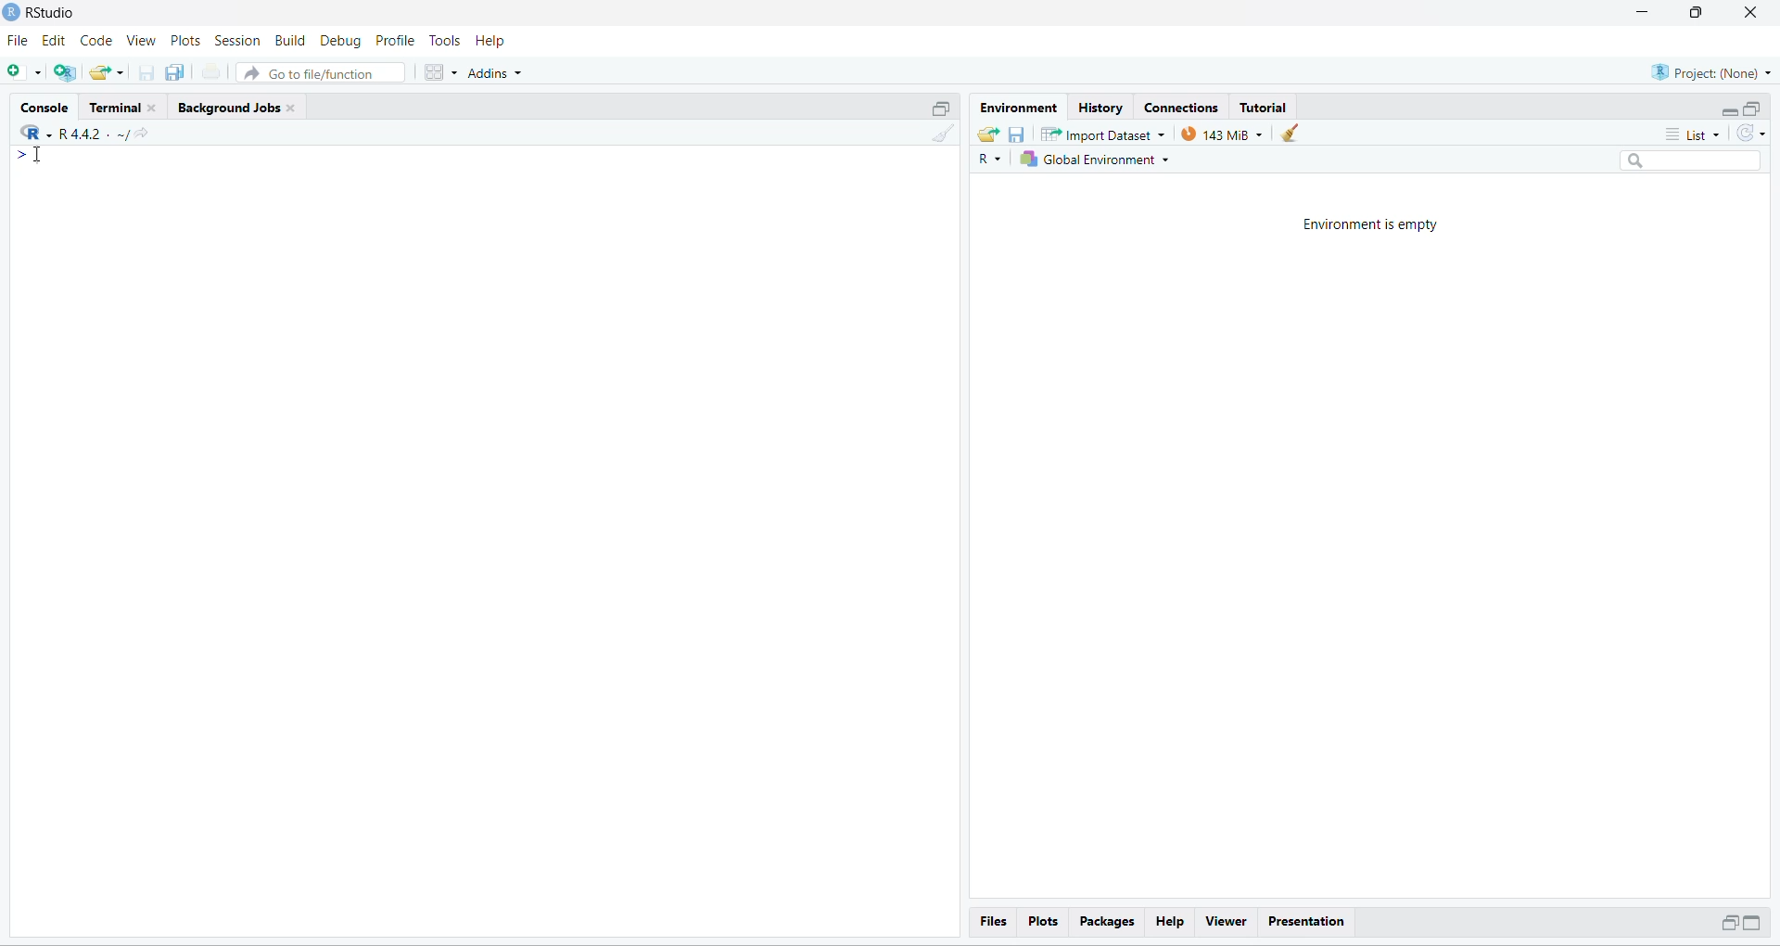  Describe the element at coordinates (1021, 109) in the screenshot. I see `enviornment` at that location.